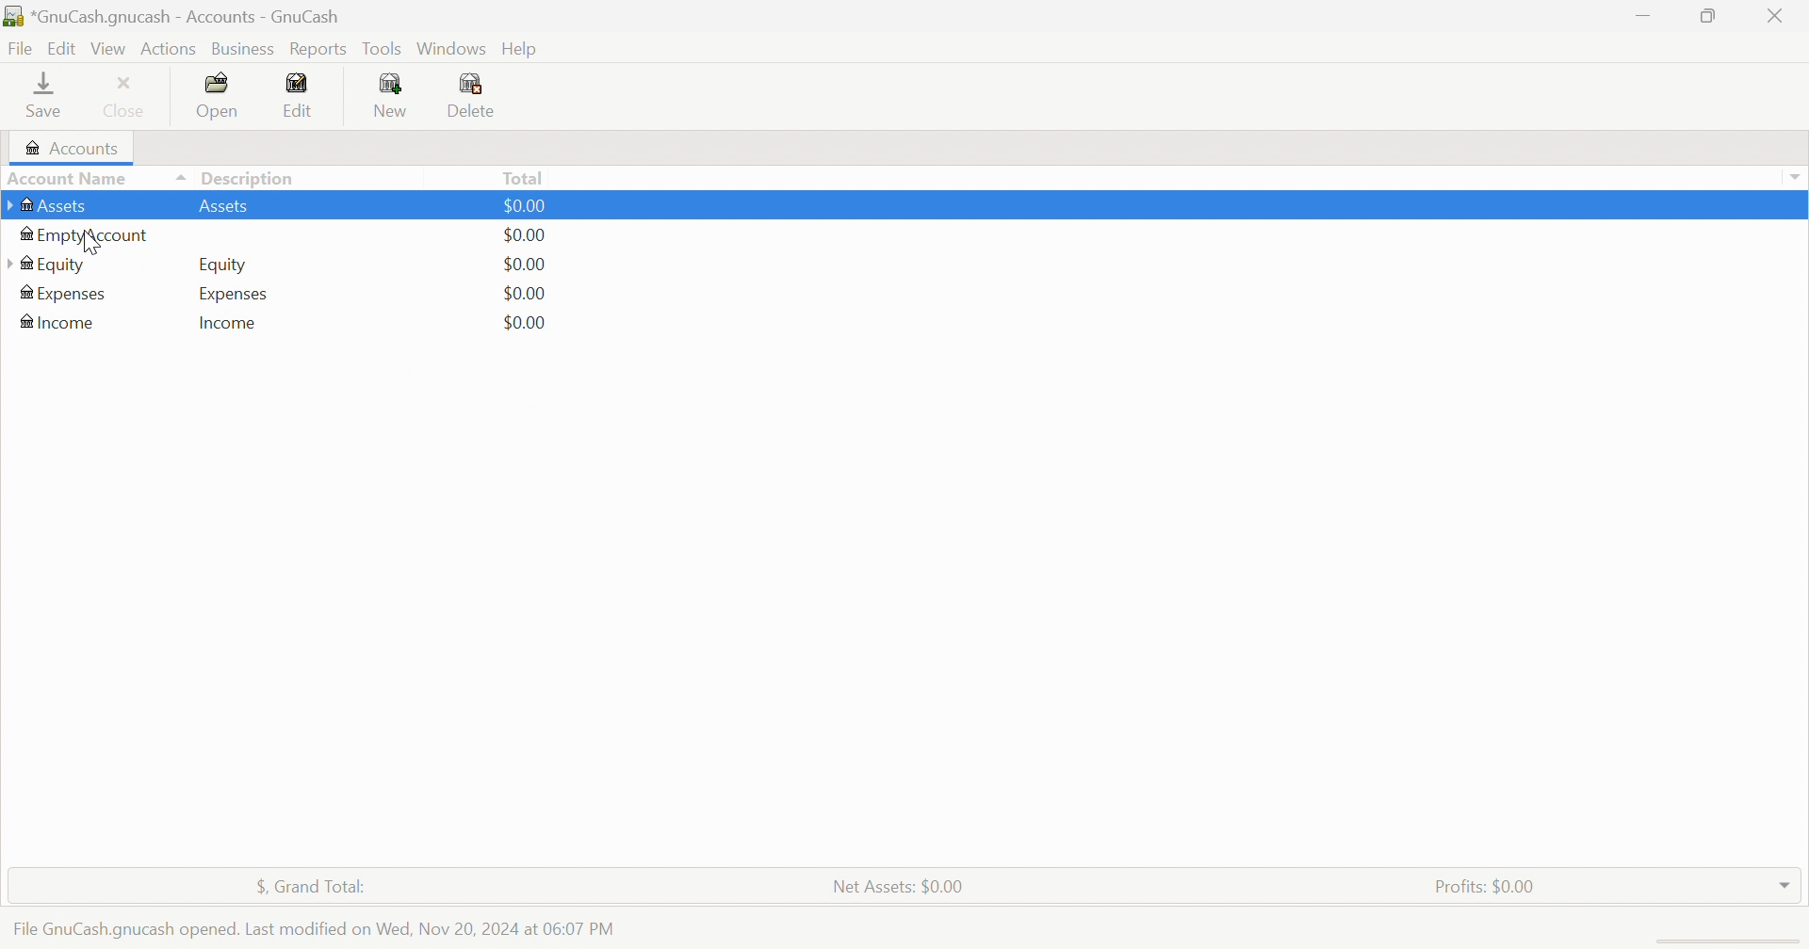  Describe the element at coordinates (231, 295) in the screenshot. I see `Expenses` at that location.